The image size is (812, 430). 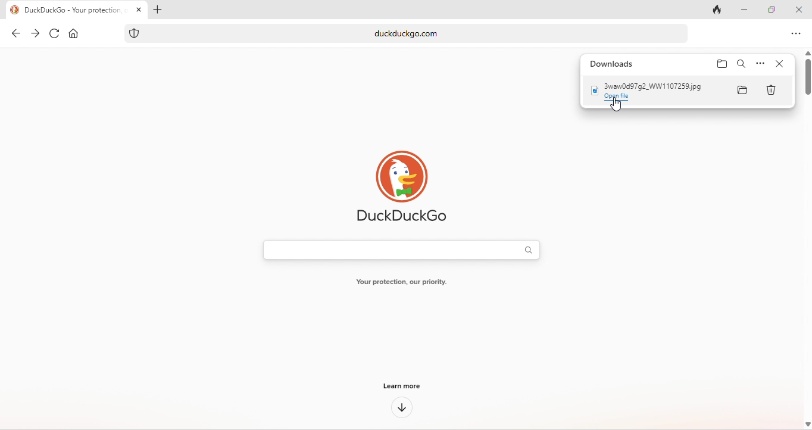 What do you see at coordinates (807, 73) in the screenshot?
I see `vertical scroll bar` at bounding box center [807, 73].